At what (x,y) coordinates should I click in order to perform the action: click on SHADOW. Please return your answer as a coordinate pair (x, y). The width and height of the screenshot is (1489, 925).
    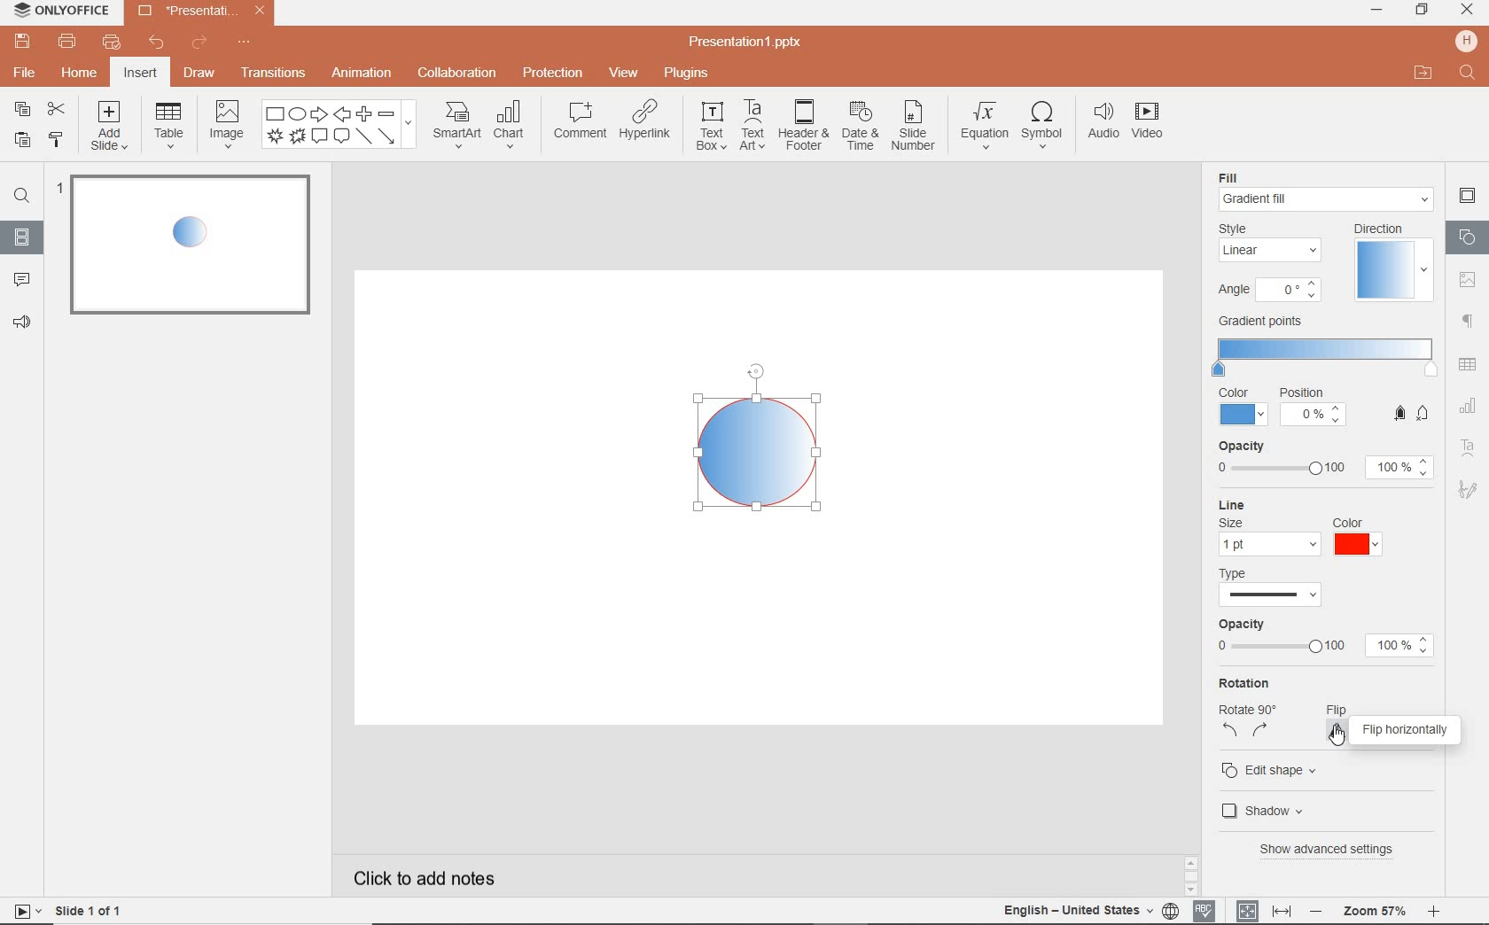
    Looking at the image, I should click on (1267, 810).